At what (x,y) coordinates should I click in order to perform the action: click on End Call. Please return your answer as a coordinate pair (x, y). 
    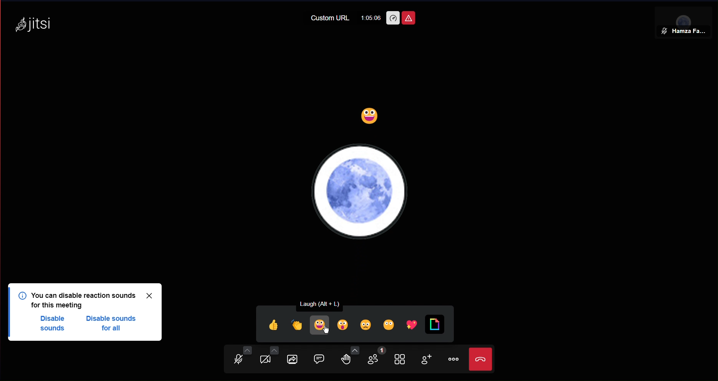
    Looking at the image, I should click on (482, 360).